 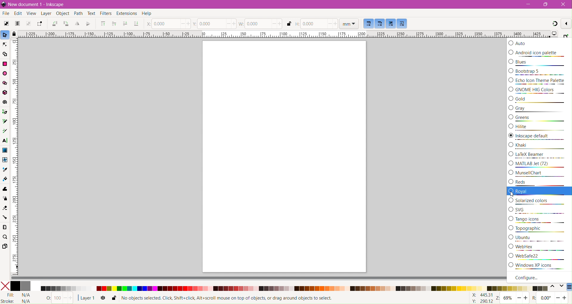 What do you see at coordinates (5, 189) in the screenshot?
I see `Tweak Tool` at bounding box center [5, 189].